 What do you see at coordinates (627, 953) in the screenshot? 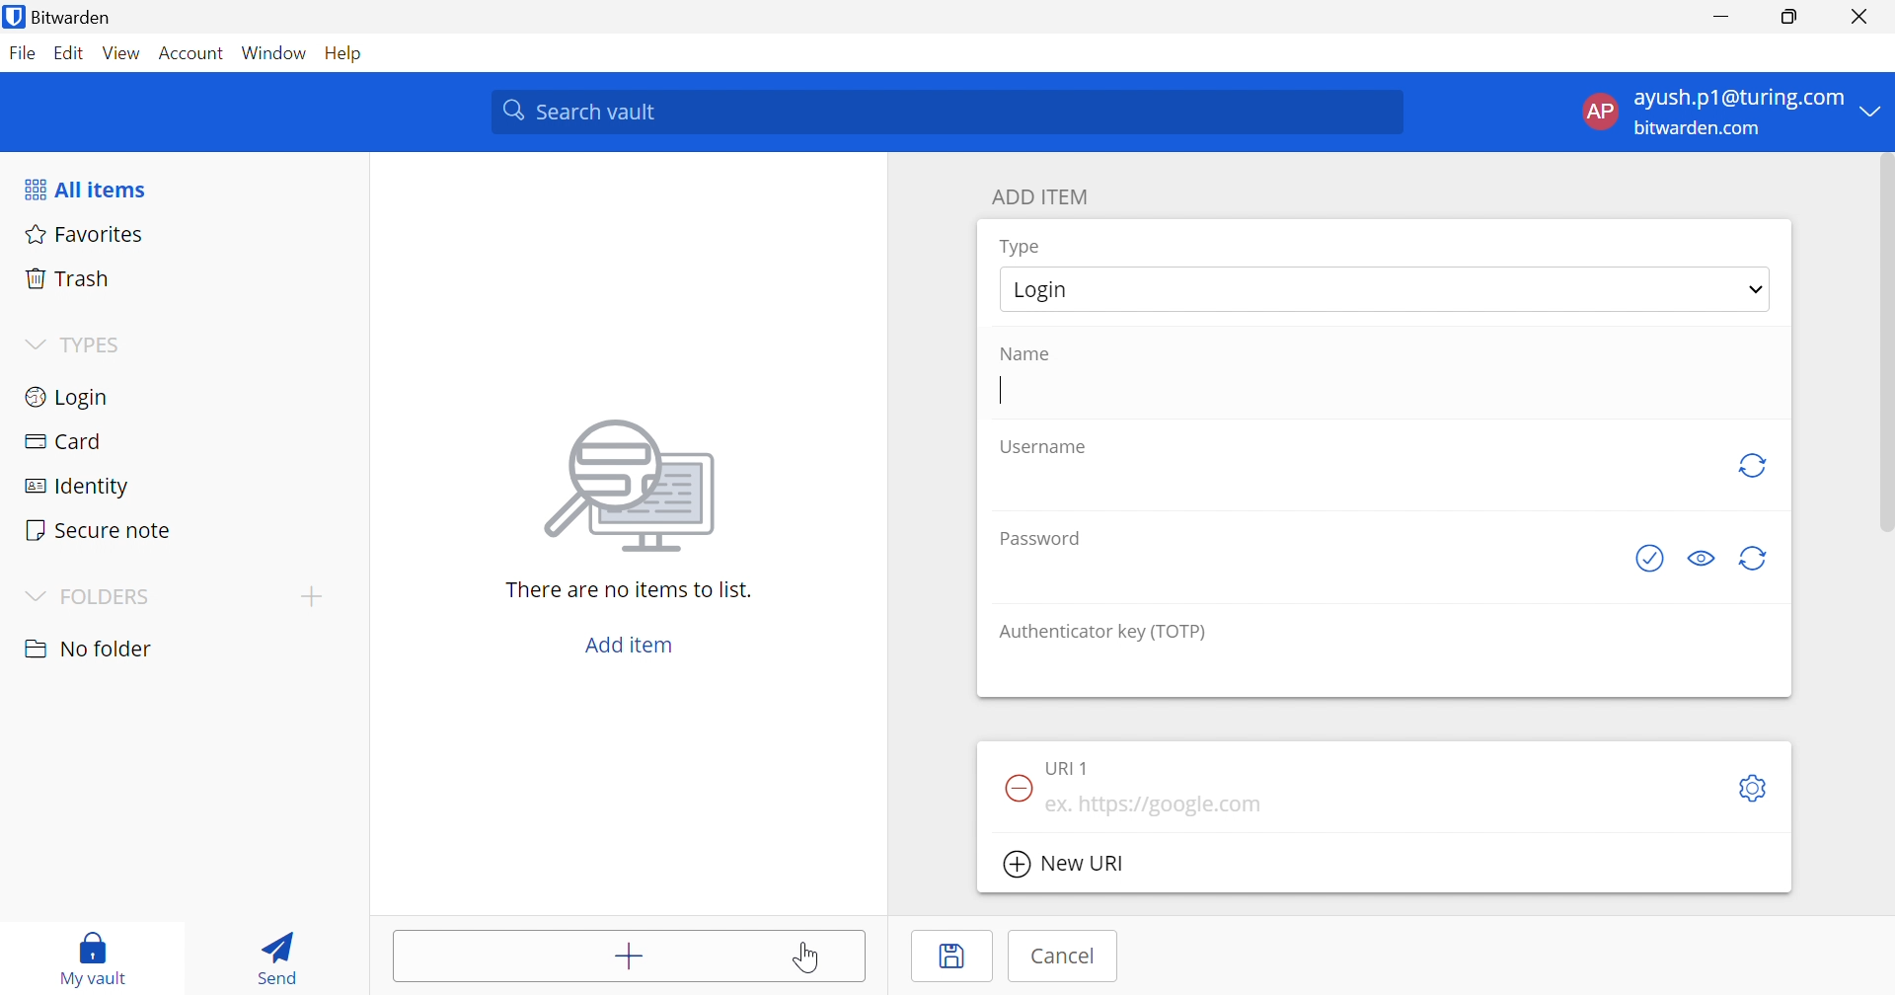
I see `Add item` at bounding box center [627, 953].